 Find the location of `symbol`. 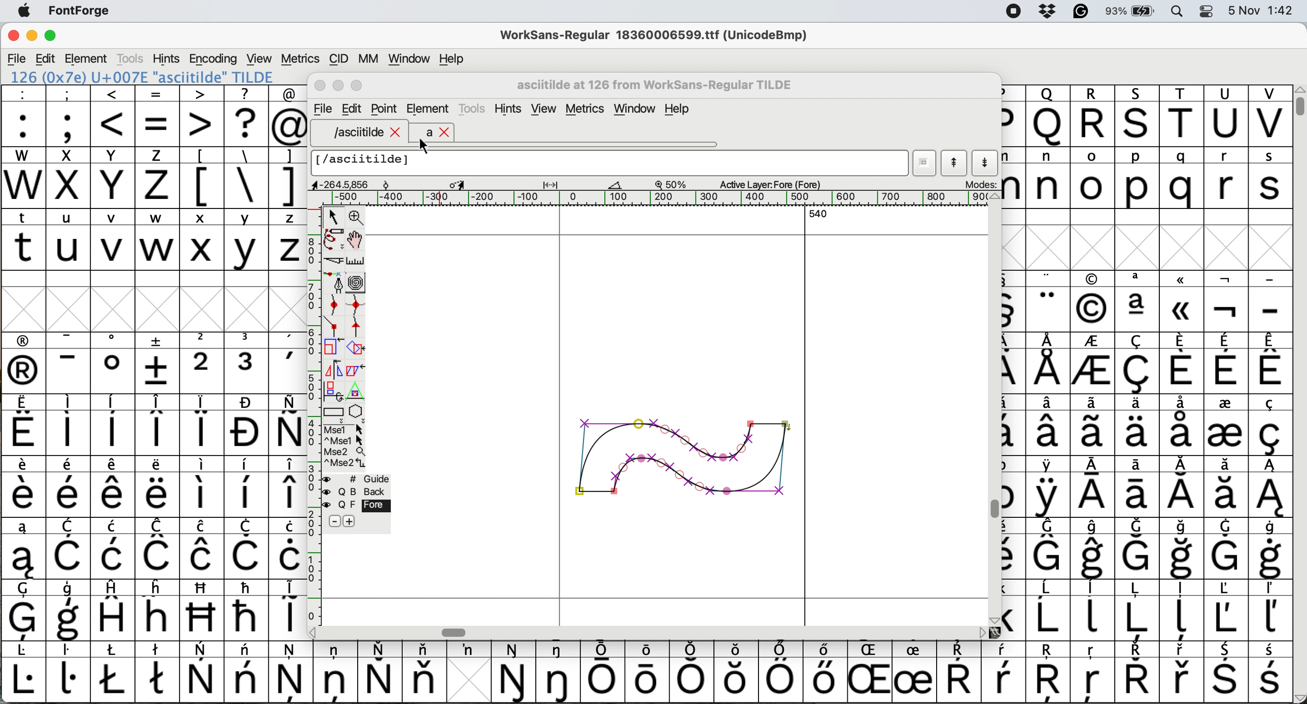

symbol is located at coordinates (69, 611).